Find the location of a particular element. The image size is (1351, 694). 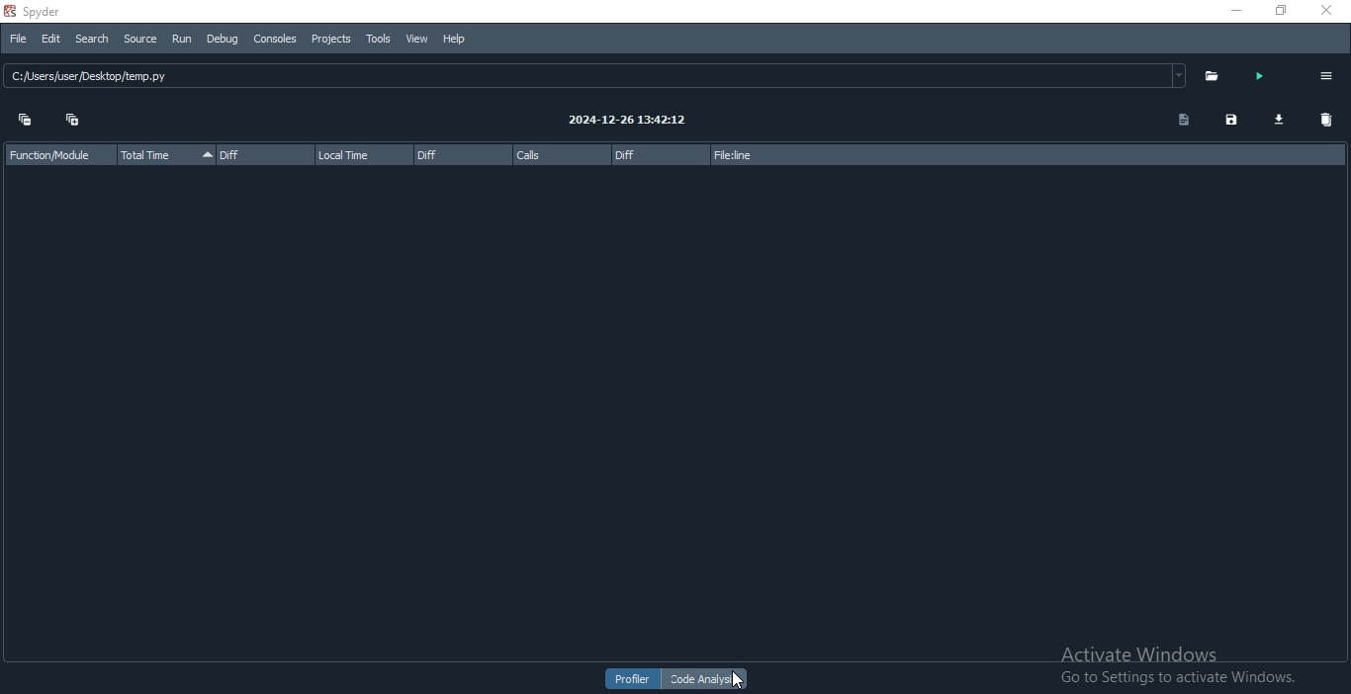

document is located at coordinates (1180, 122).